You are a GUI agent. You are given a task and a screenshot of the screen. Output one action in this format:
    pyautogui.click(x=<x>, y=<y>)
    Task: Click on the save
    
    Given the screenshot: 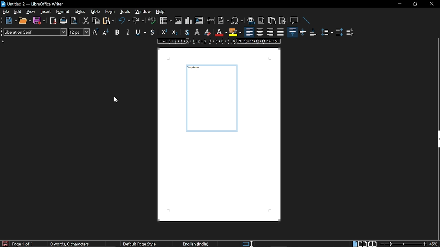 What is the action you would take?
    pyautogui.click(x=5, y=243)
    